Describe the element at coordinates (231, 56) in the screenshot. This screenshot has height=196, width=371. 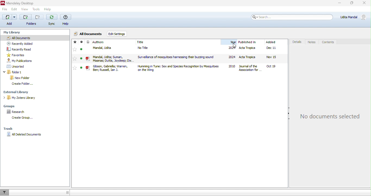
I see `year` at that location.